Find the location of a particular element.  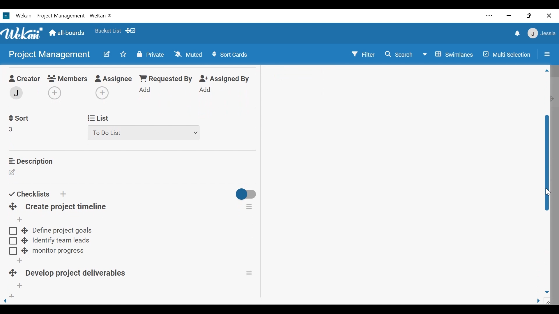

Add checklist item is located at coordinates (20, 286).